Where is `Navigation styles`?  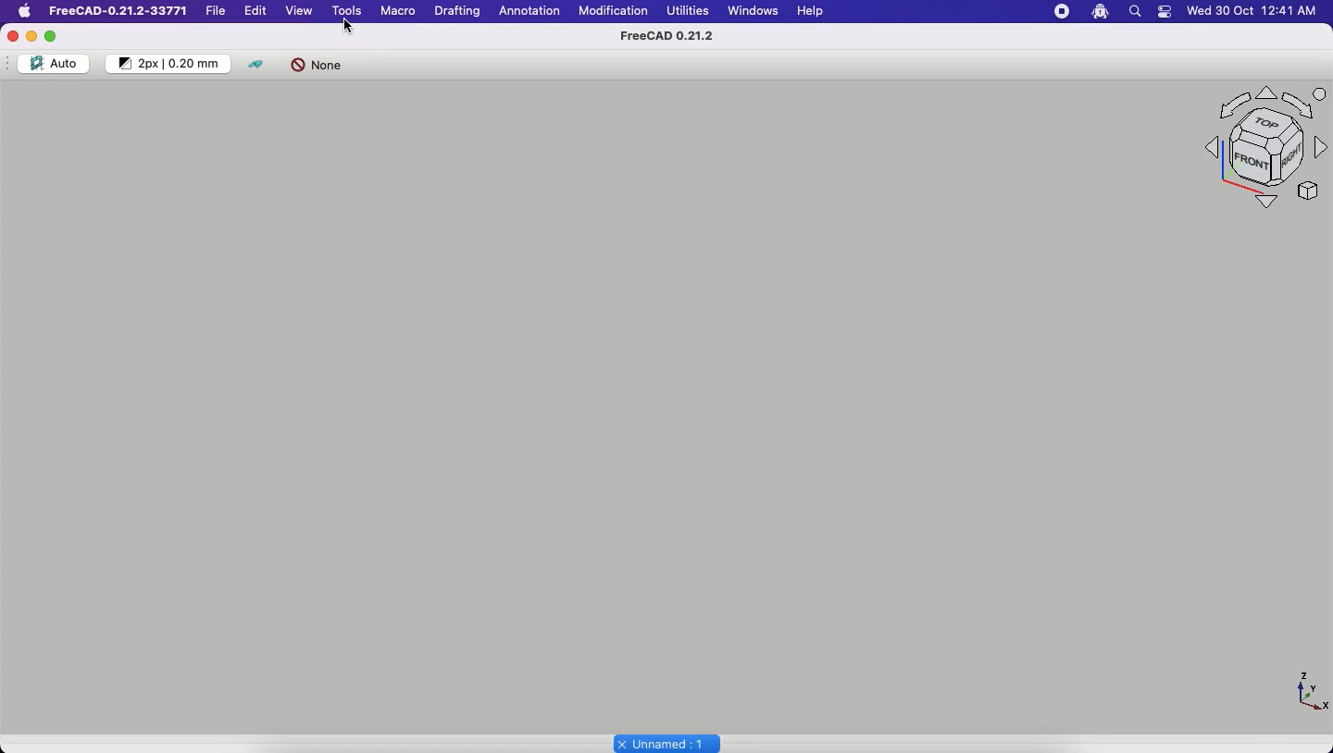
Navigation styles is located at coordinates (1259, 154).